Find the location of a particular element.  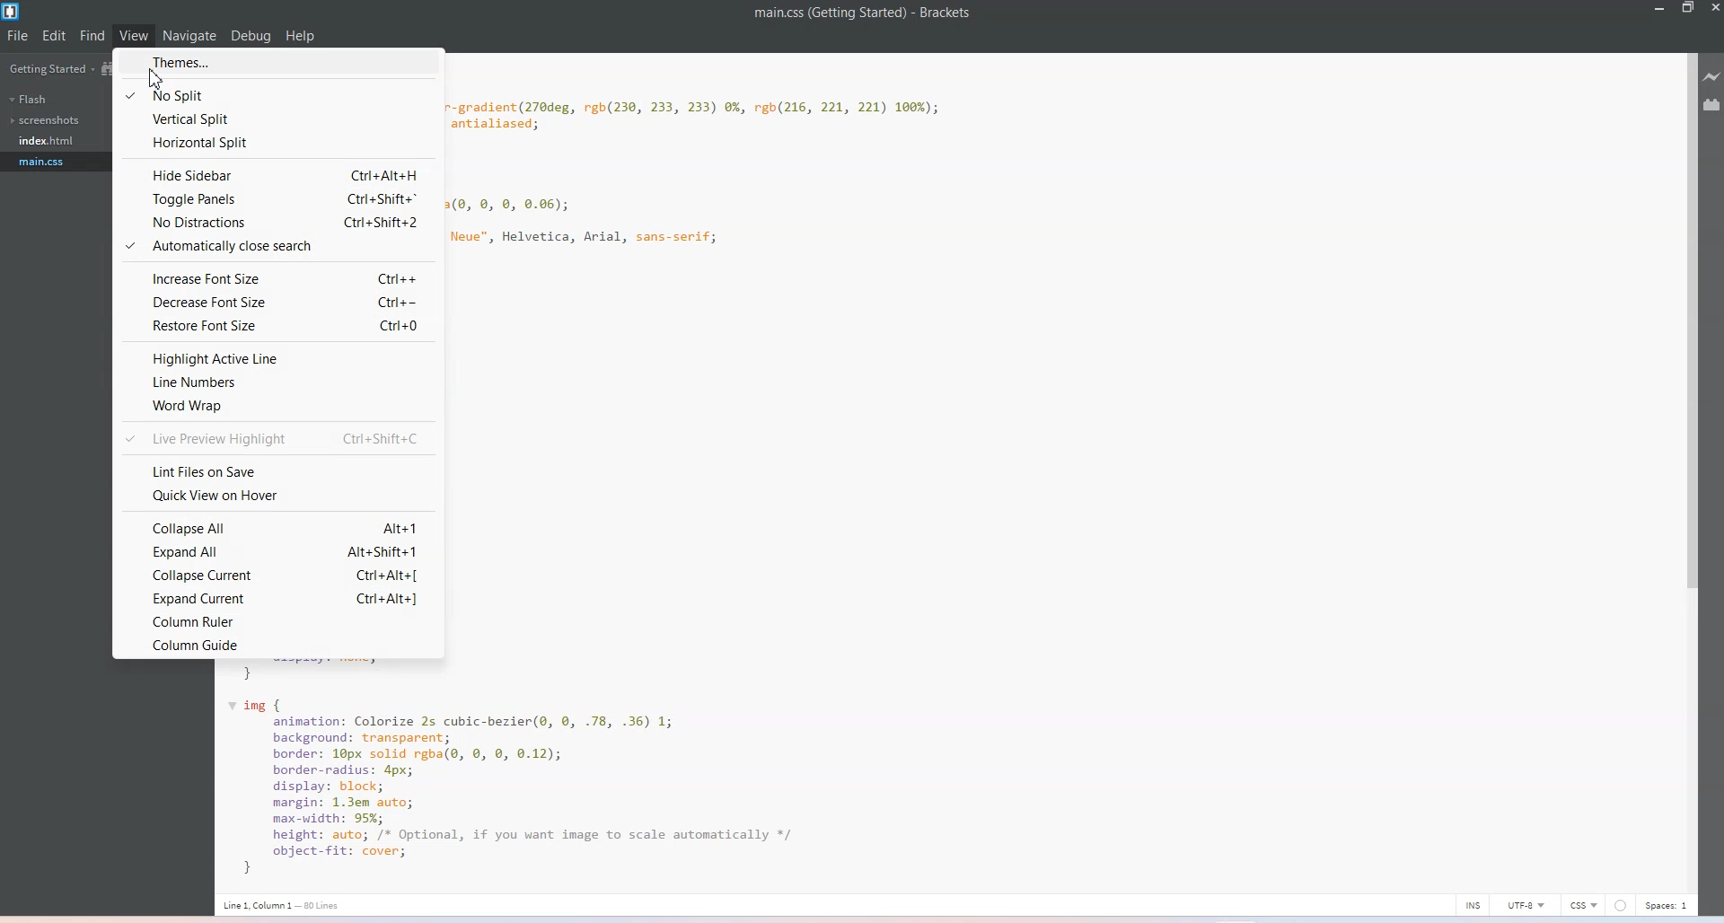

Restore font size is located at coordinates (278, 326).